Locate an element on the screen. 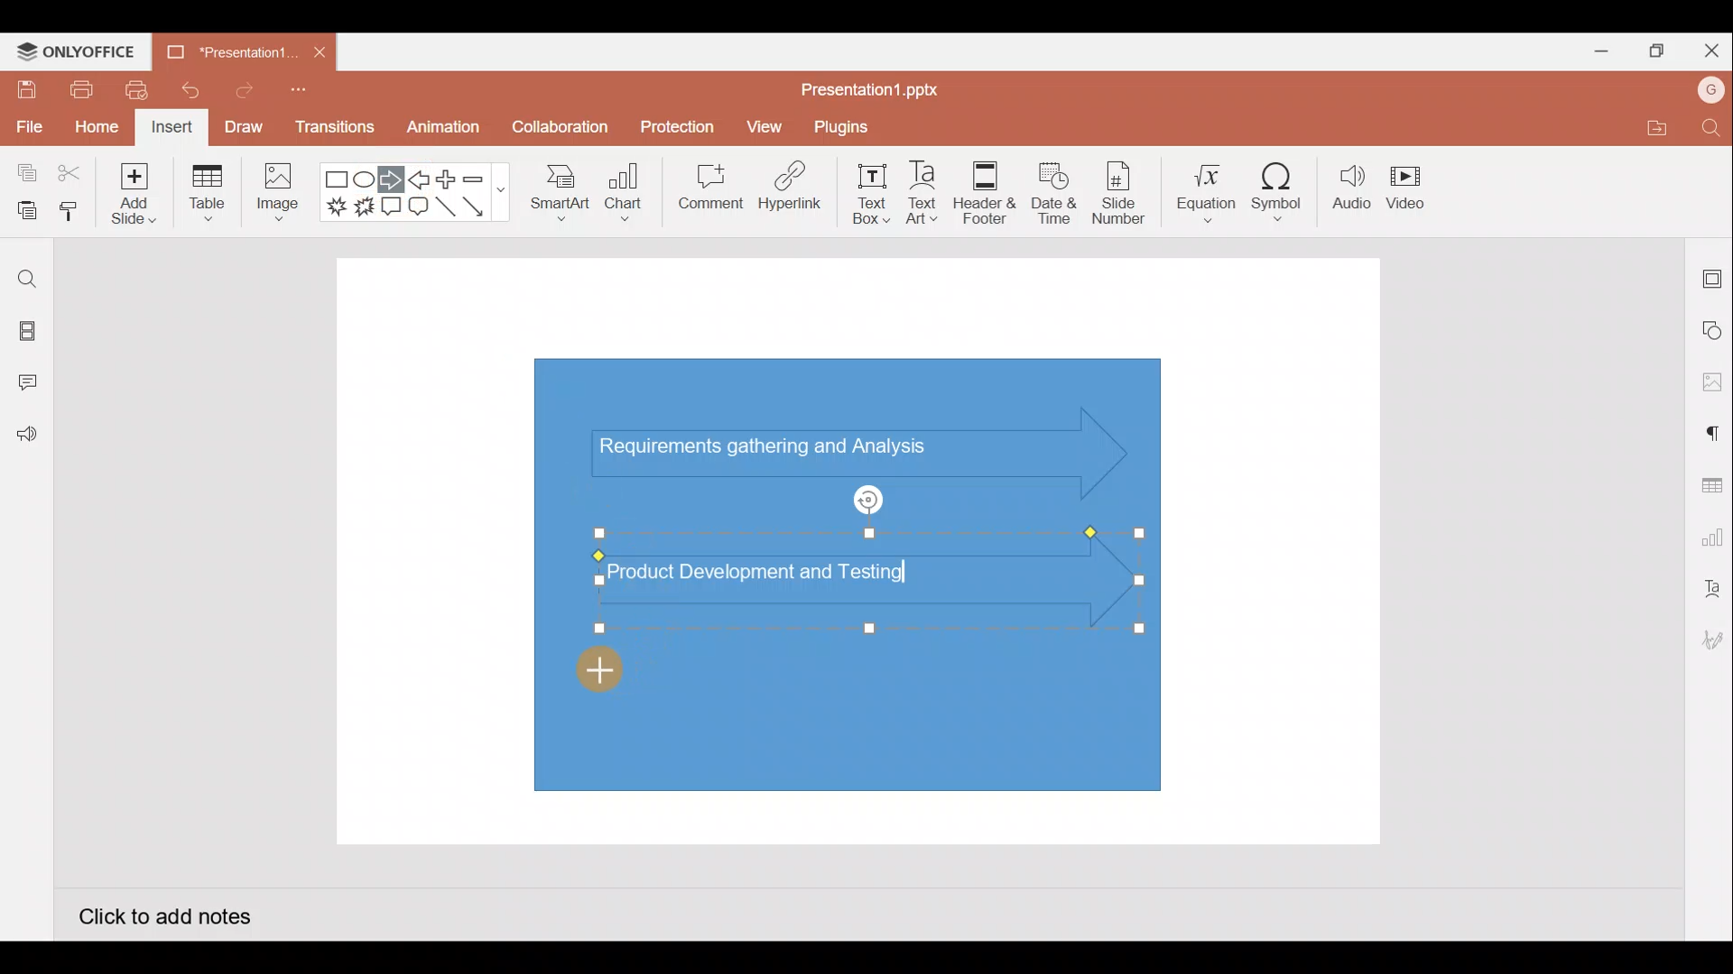 Image resolution: width=1733 pixels, height=974 pixels. Copy is located at coordinates (23, 174).